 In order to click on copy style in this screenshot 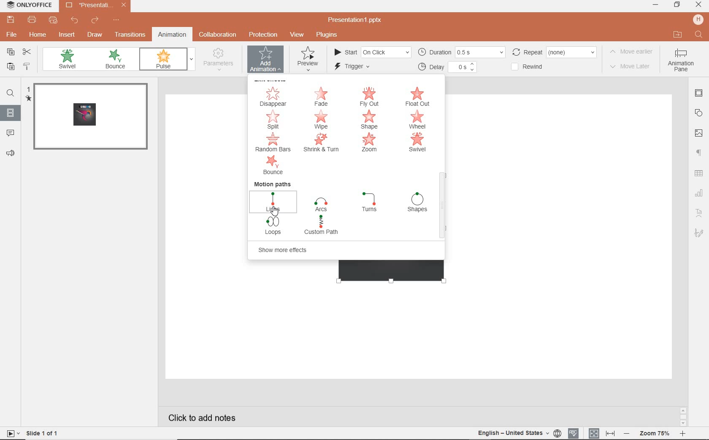, I will do `click(27, 66)`.